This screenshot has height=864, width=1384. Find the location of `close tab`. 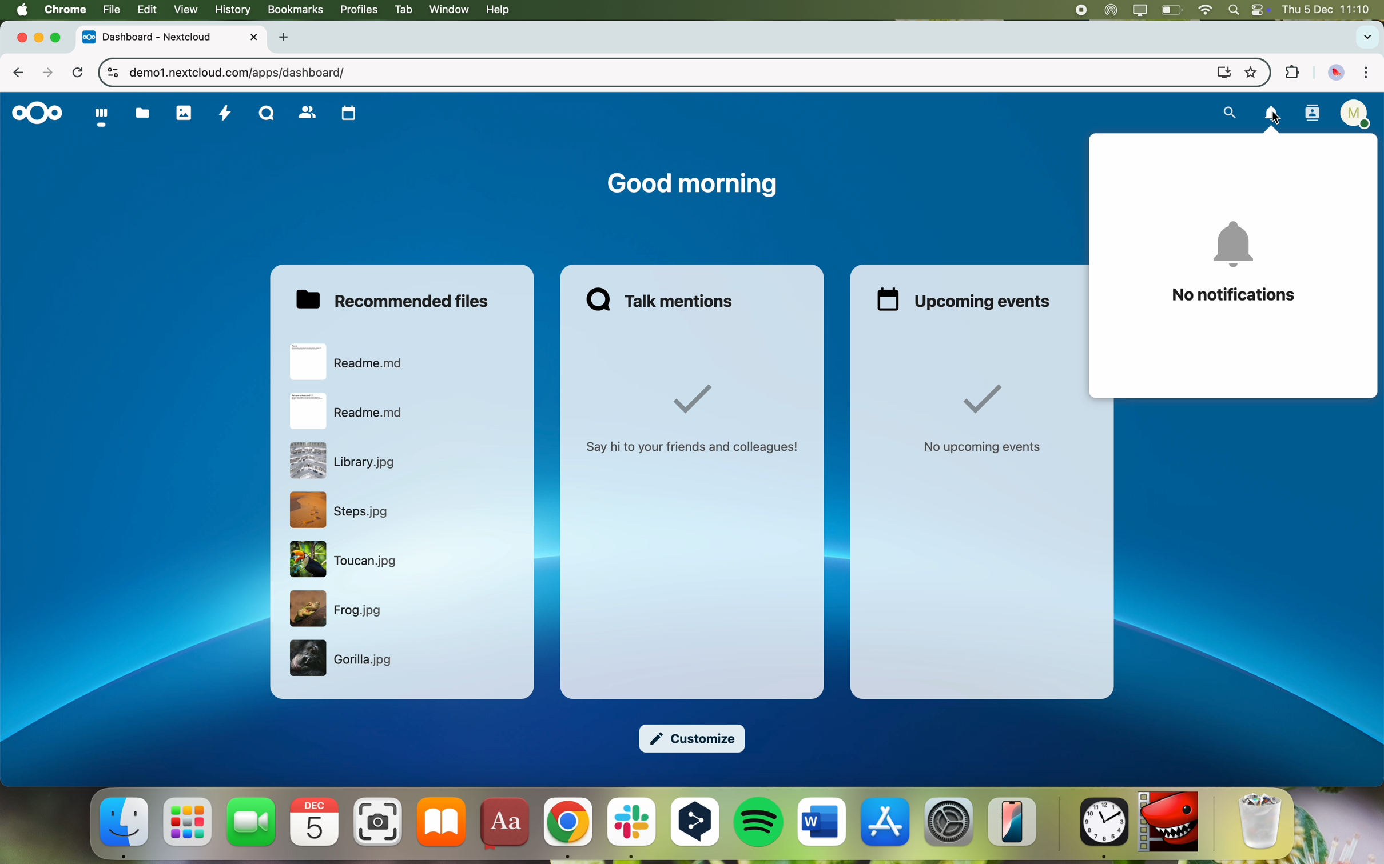

close tab is located at coordinates (15, 37).